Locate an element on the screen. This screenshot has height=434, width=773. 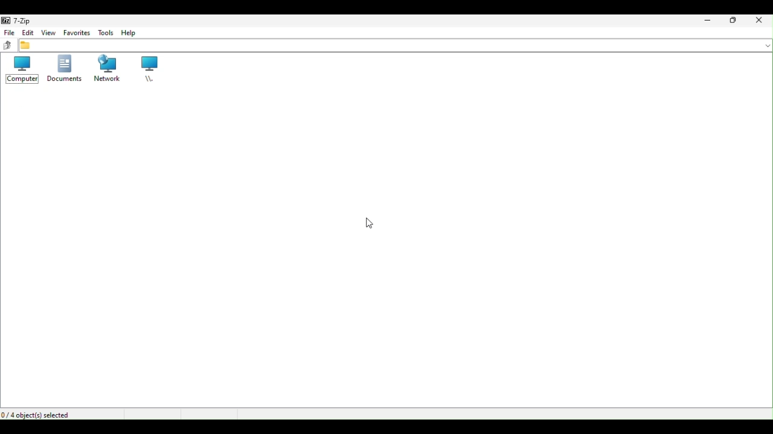
File address bar is located at coordinates (396, 45).